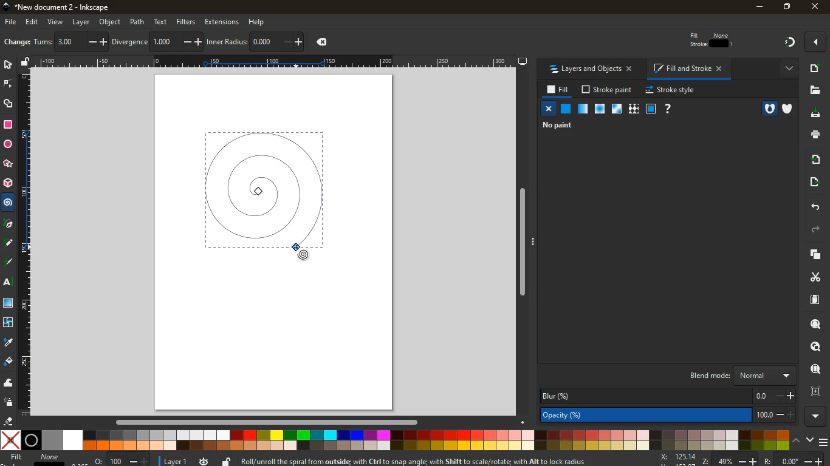 The height and width of the screenshot is (466, 830). Describe the element at coordinates (324, 42) in the screenshot. I see `delete` at that location.